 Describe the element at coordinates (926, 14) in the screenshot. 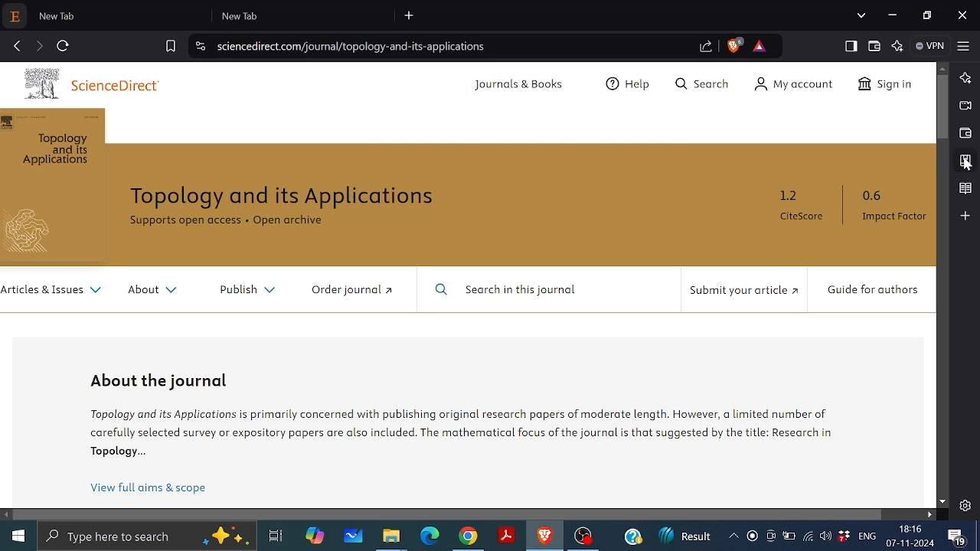

I see `Restore down` at that location.